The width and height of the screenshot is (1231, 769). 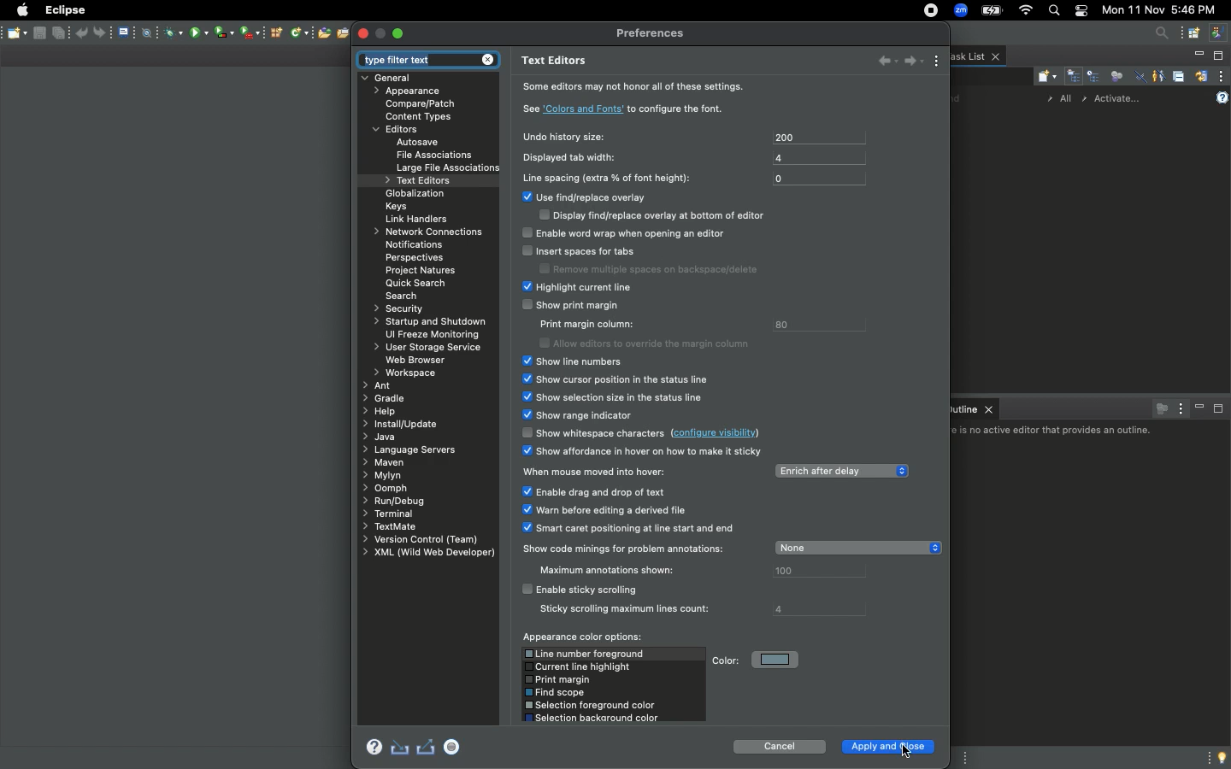 What do you see at coordinates (428, 320) in the screenshot?
I see `Startup and shutdown` at bounding box center [428, 320].